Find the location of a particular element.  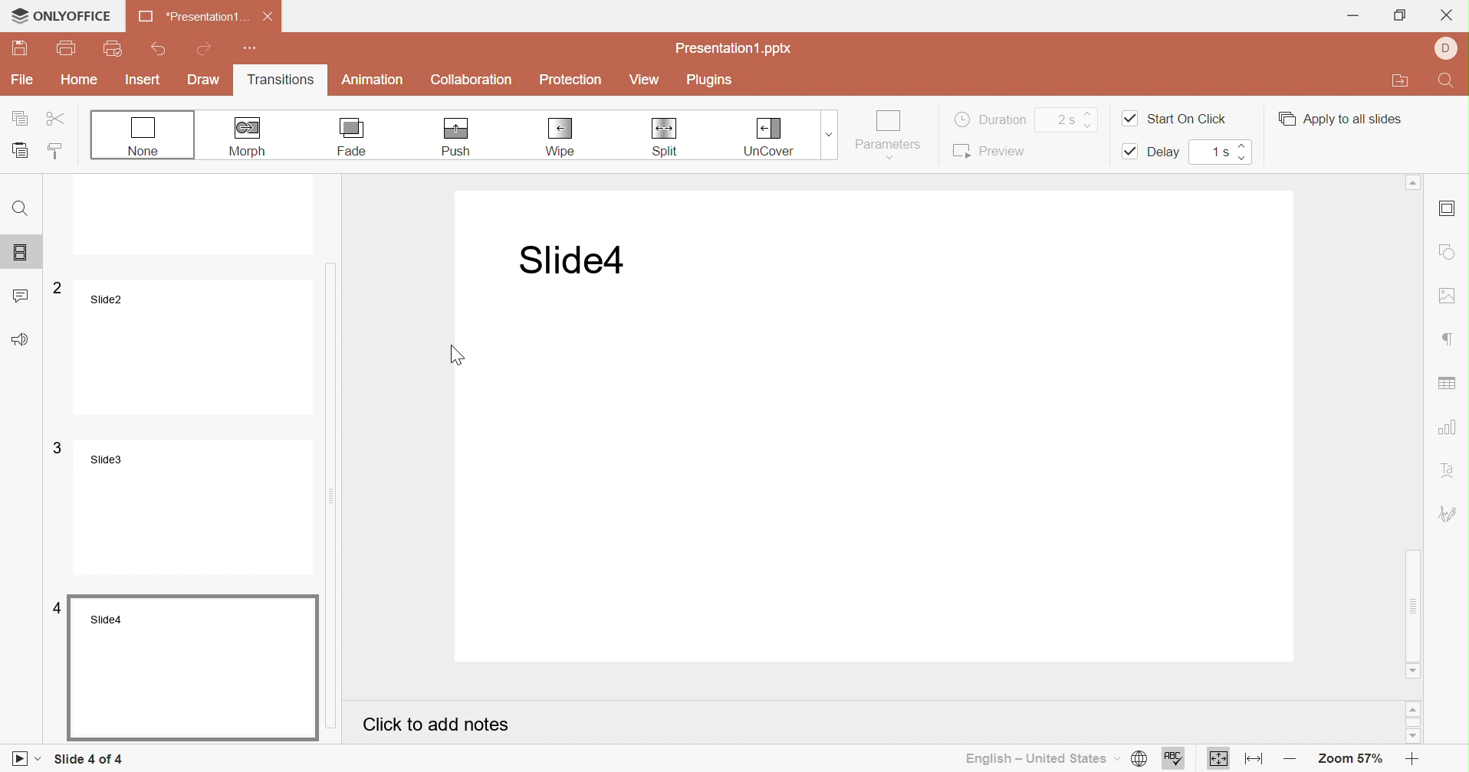

View is located at coordinates (646, 80).